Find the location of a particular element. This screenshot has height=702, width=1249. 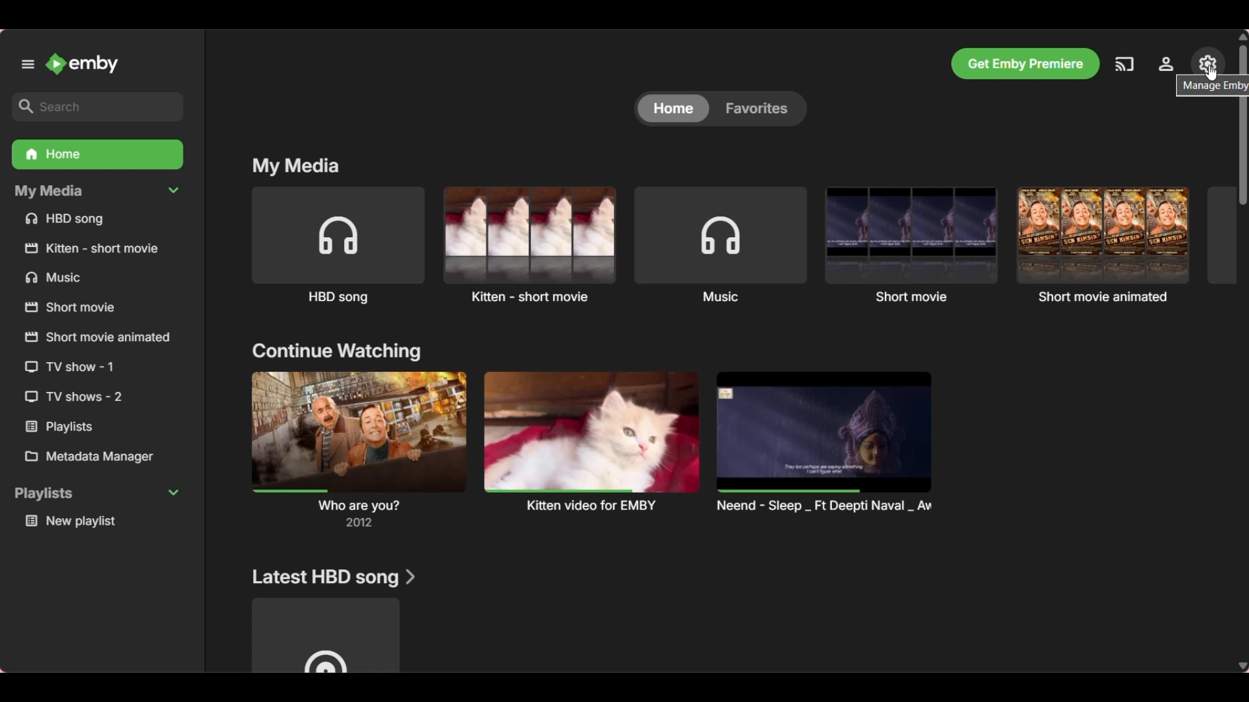

Go to home button/Name and image of Emby is located at coordinates (83, 64).